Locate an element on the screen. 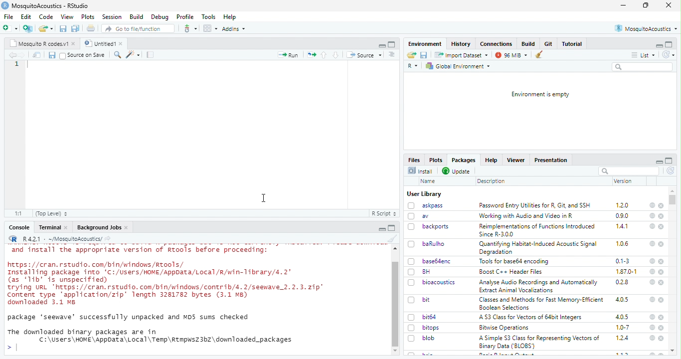  close is located at coordinates (662, 339).